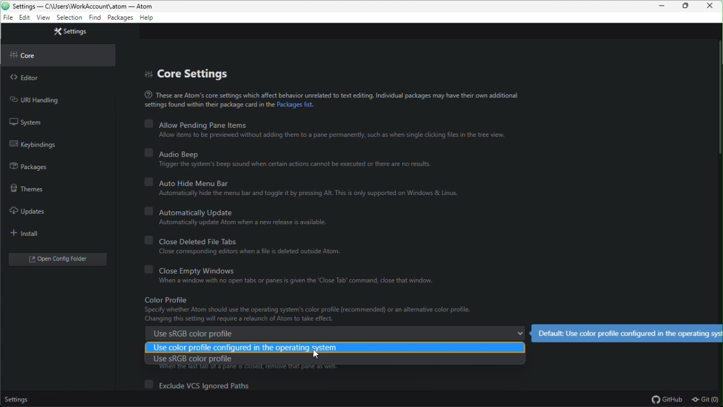 The height and width of the screenshot is (407, 723). Describe the element at coordinates (336, 347) in the screenshot. I see `Use color profile configured in operating systemm` at that location.